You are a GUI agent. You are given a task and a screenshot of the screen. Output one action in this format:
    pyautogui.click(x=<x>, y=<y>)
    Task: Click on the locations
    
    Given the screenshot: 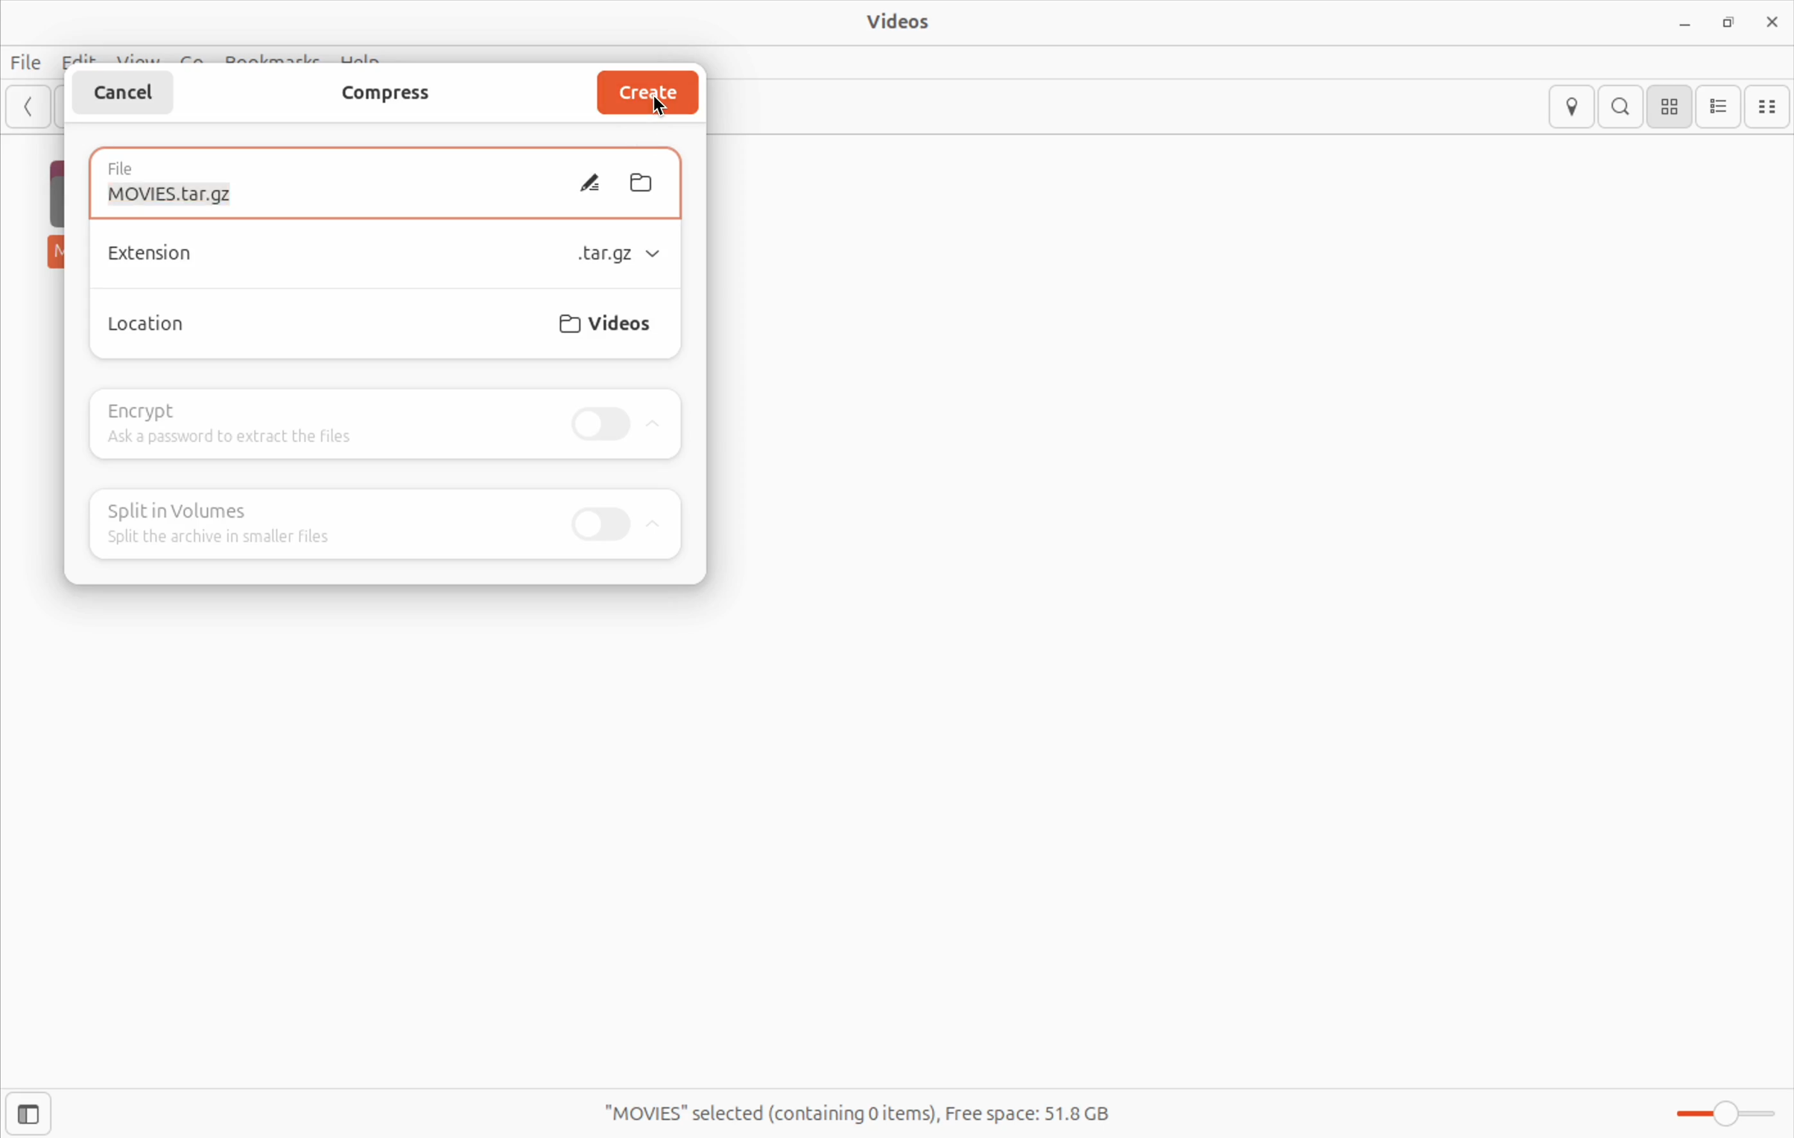 What is the action you would take?
    pyautogui.click(x=150, y=323)
    